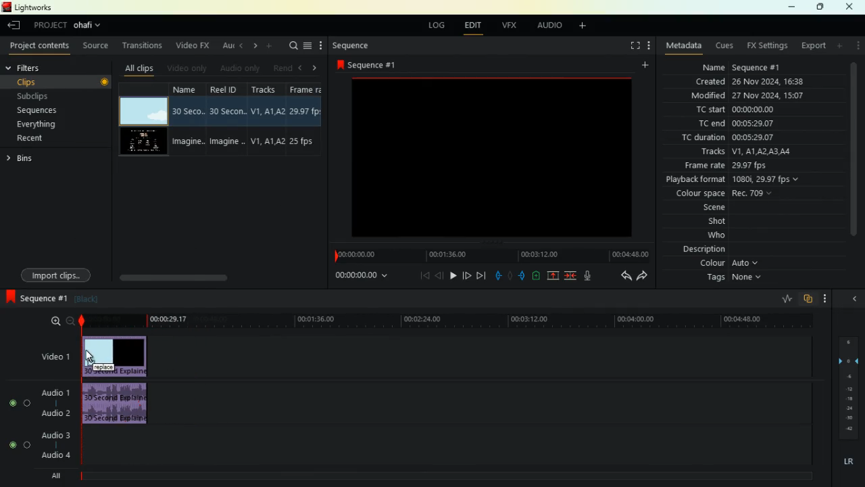 Image resolution: width=865 pixels, height=487 pixels. I want to click on minimize, so click(793, 7).